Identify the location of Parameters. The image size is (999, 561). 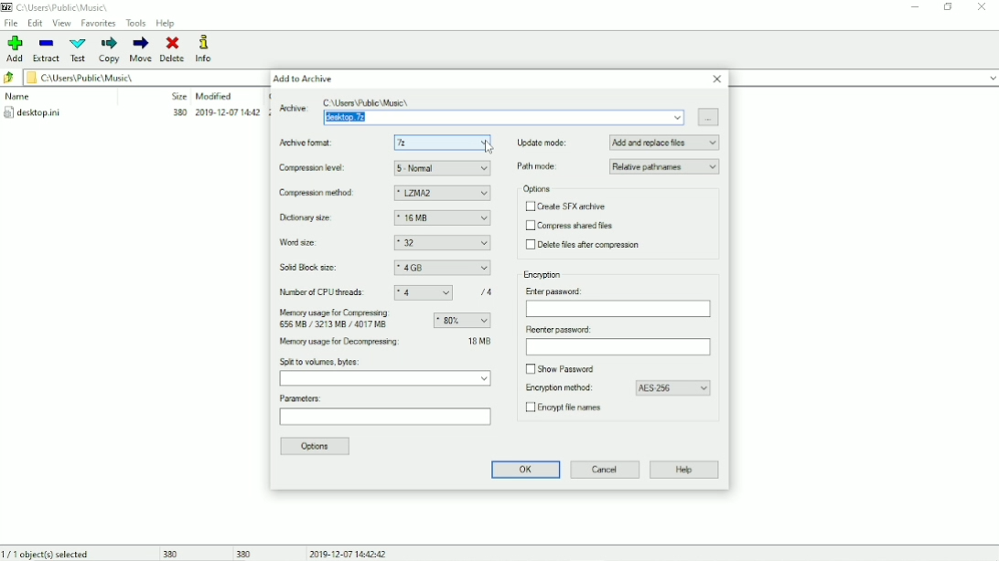
(385, 411).